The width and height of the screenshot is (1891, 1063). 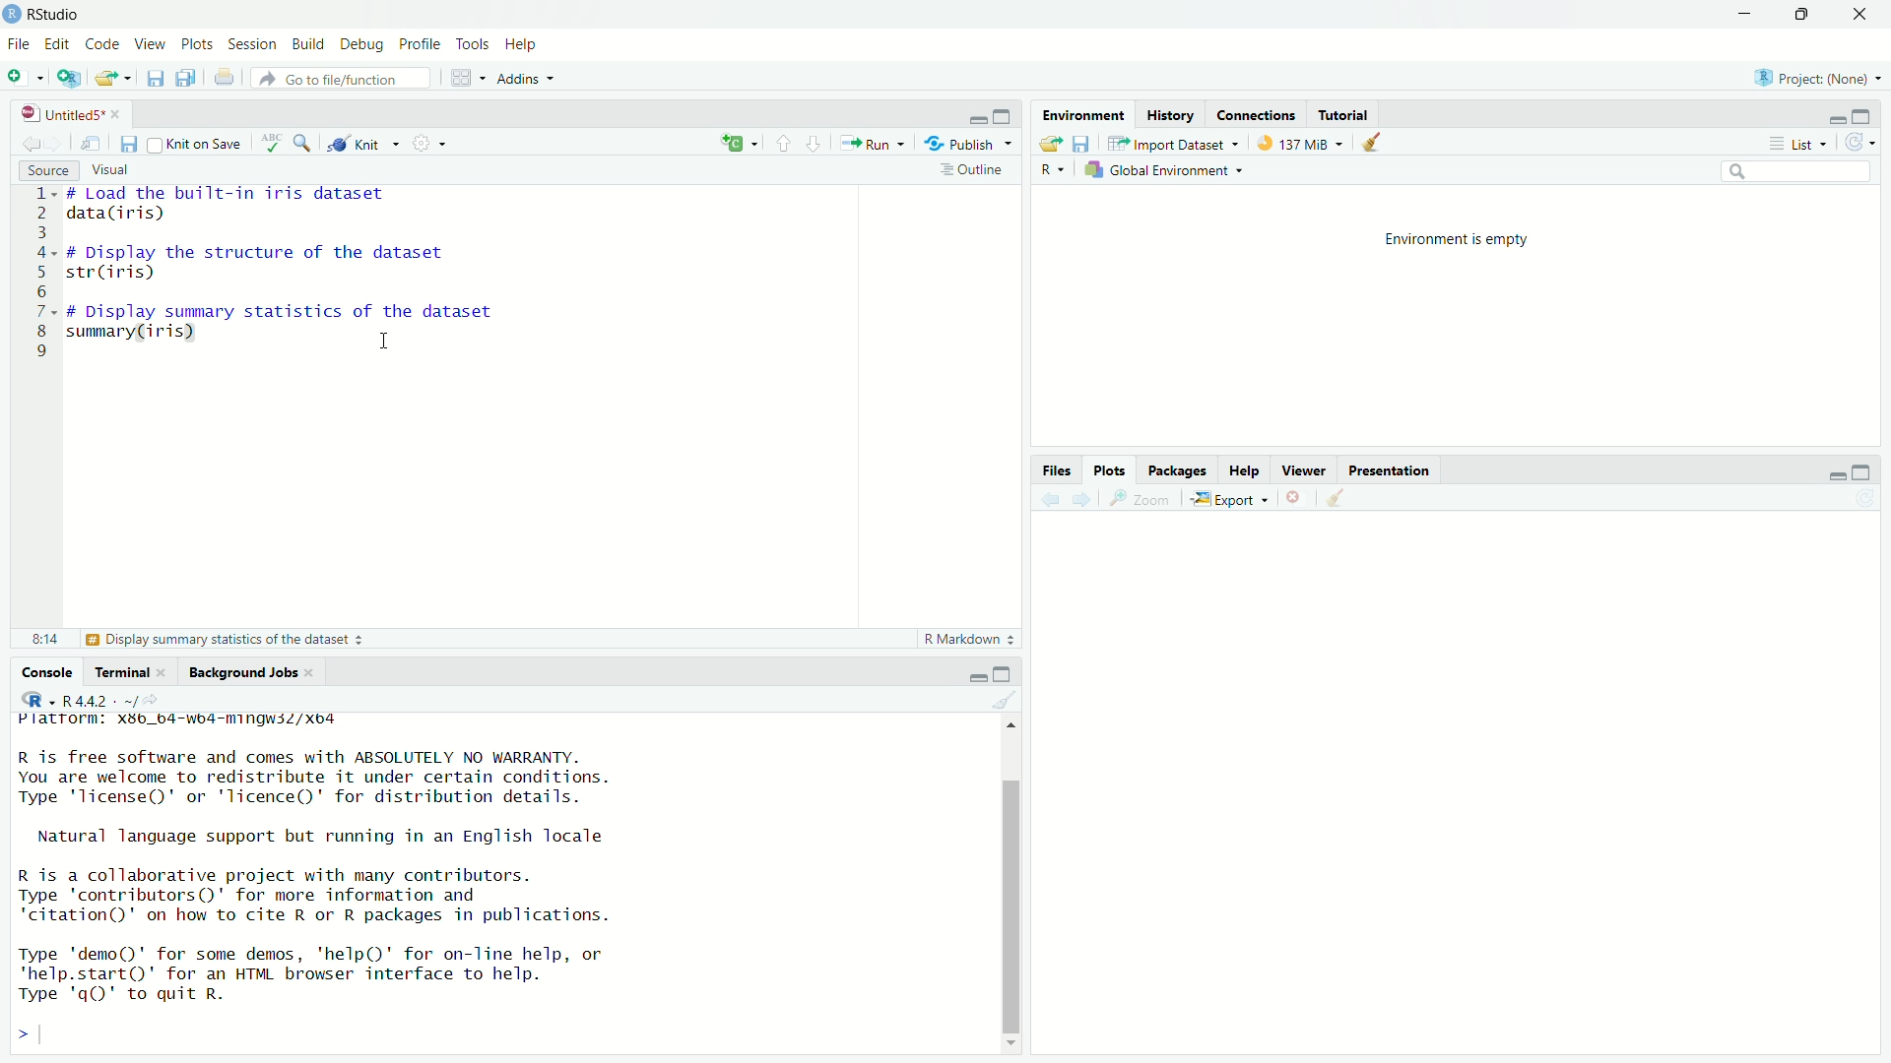 I want to click on Go to previous section, so click(x=785, y=143).